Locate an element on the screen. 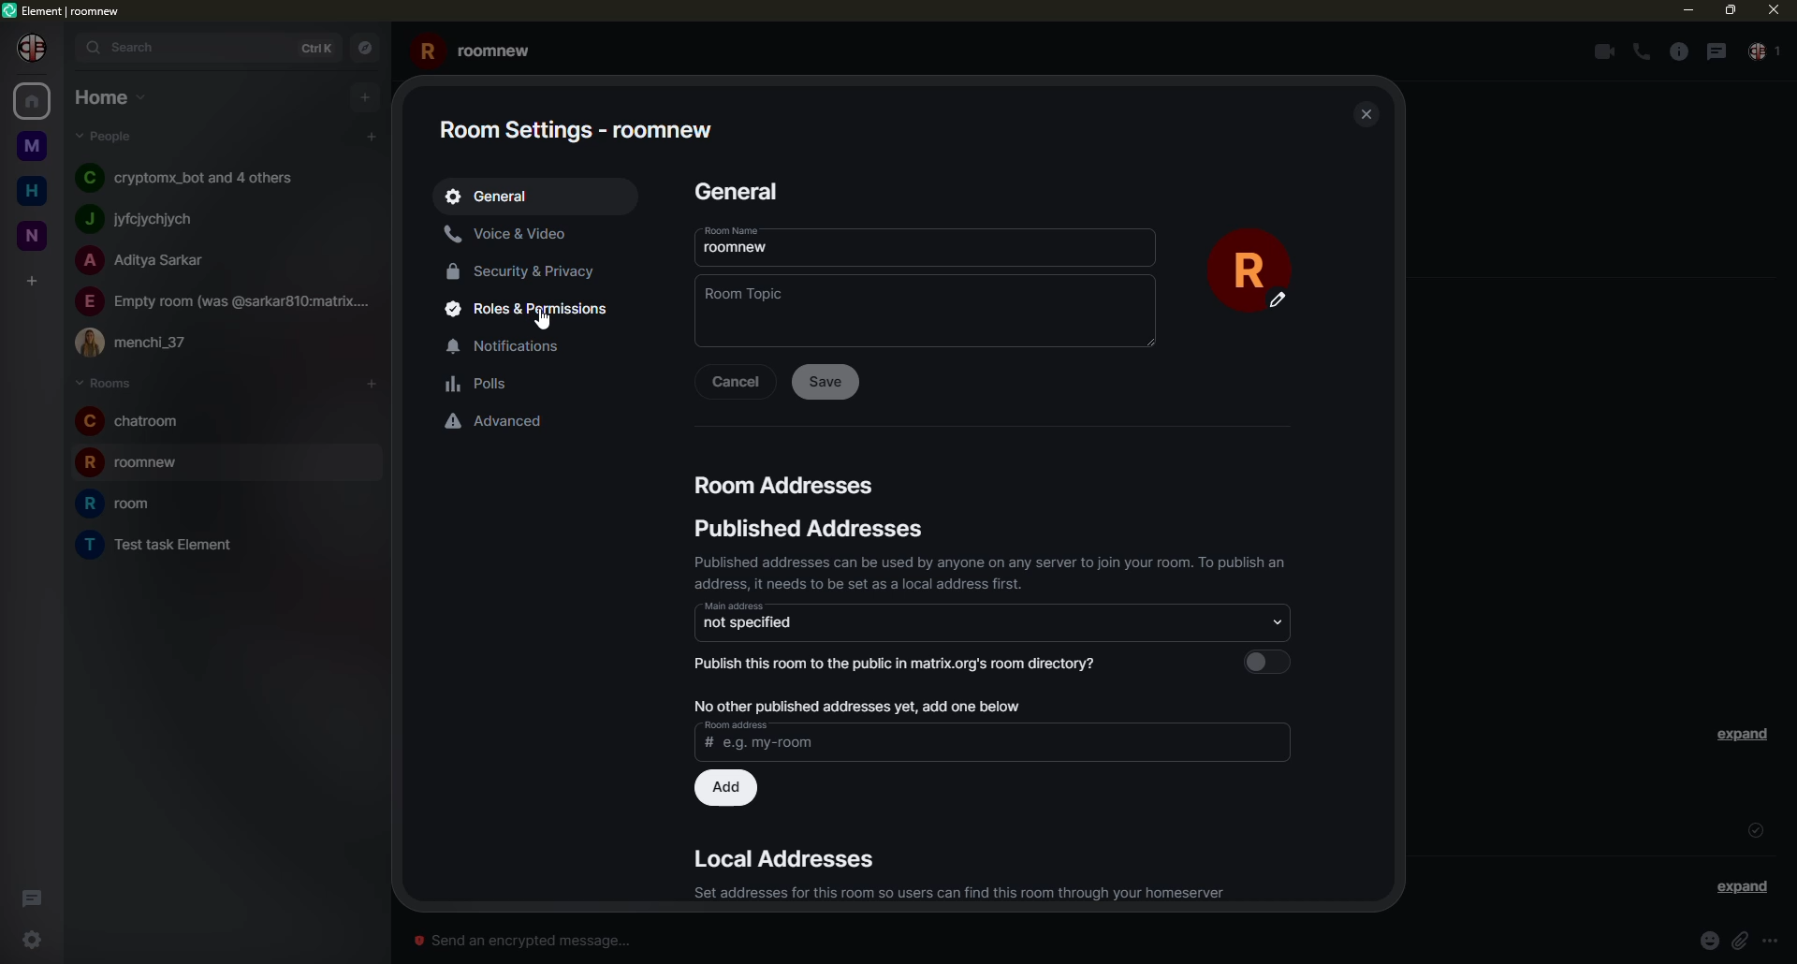 The image size is (1797, 964). address is located at coordinates (764, 618).